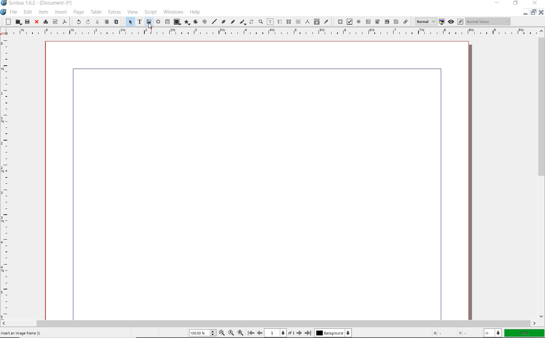  I want to click on cut, so click(97, 22).